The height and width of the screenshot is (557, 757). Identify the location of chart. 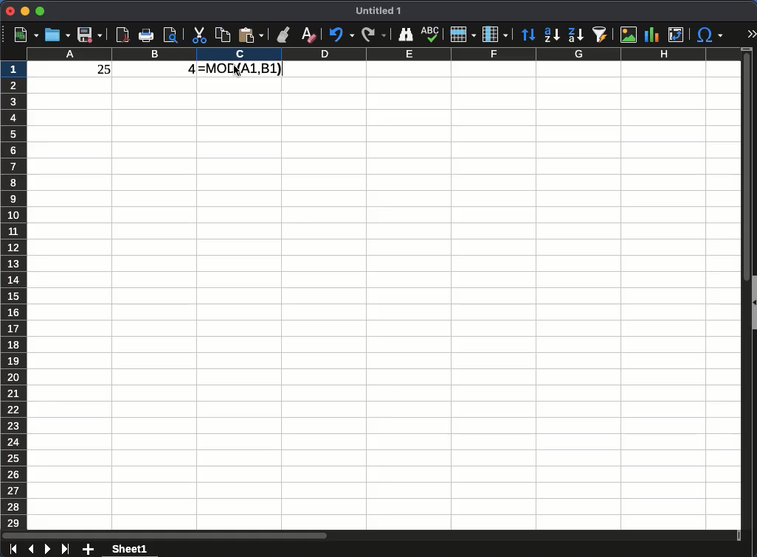
(651, 35).